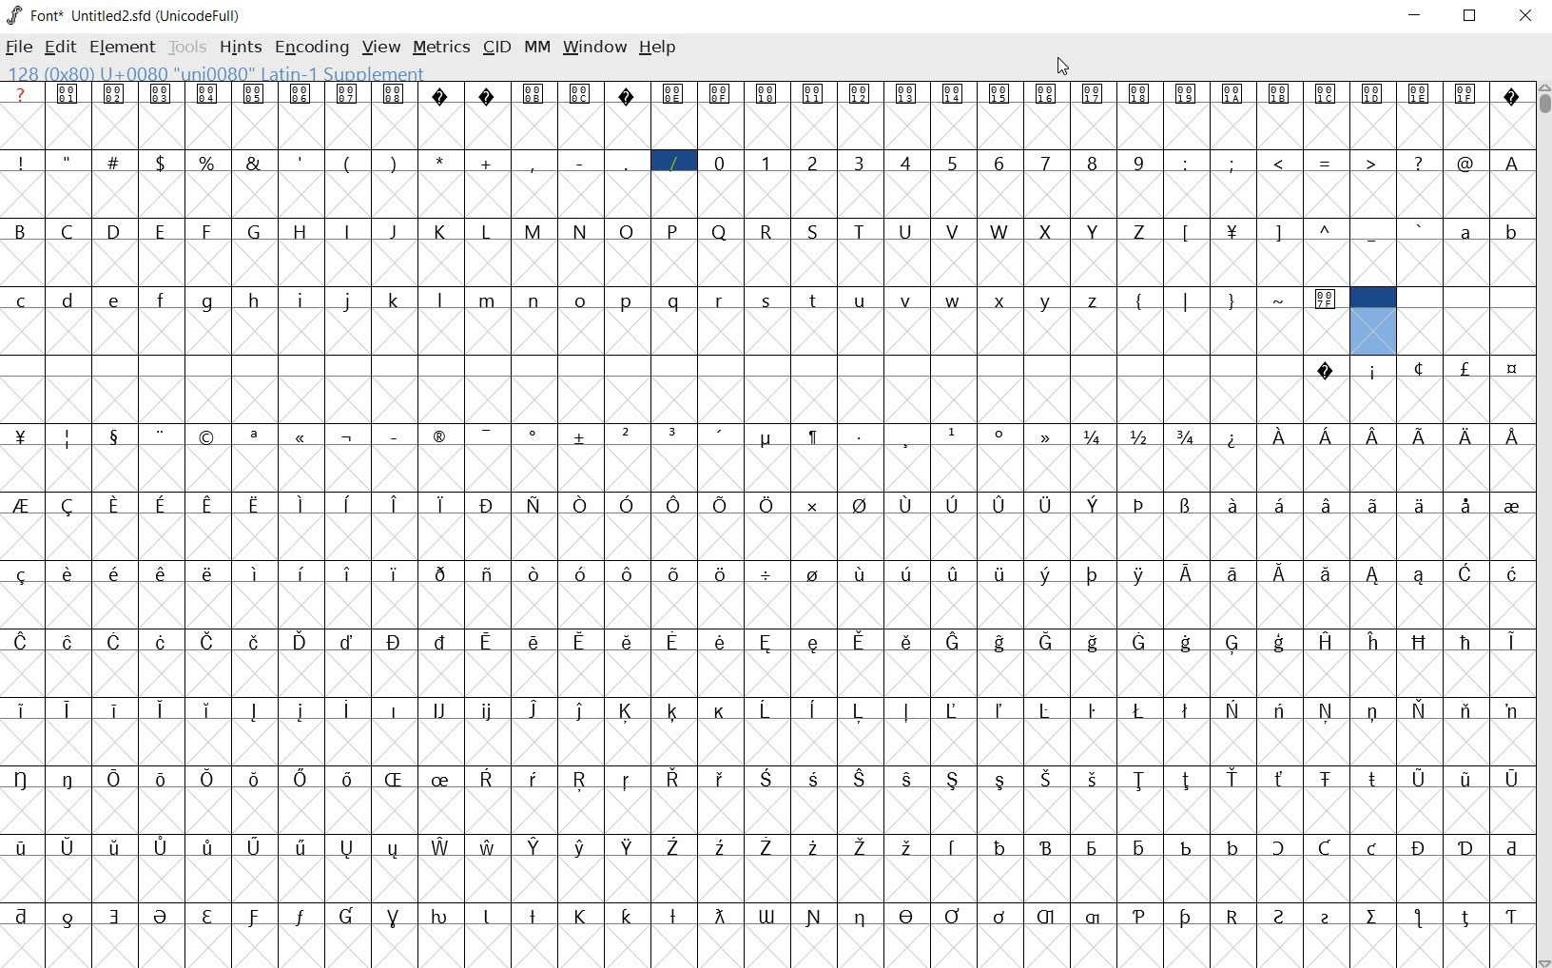  What do you see at coordinates (351, 846) in the screenshot?
I see `Symbol` at bounding box center [351, 846].